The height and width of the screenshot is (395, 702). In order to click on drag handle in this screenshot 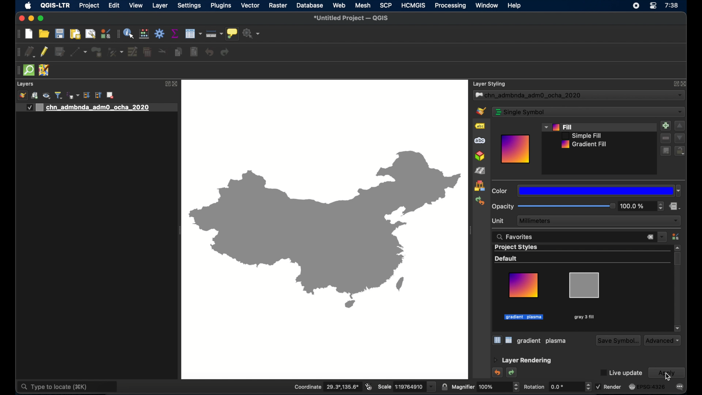, I will do `click(17, 71)`.